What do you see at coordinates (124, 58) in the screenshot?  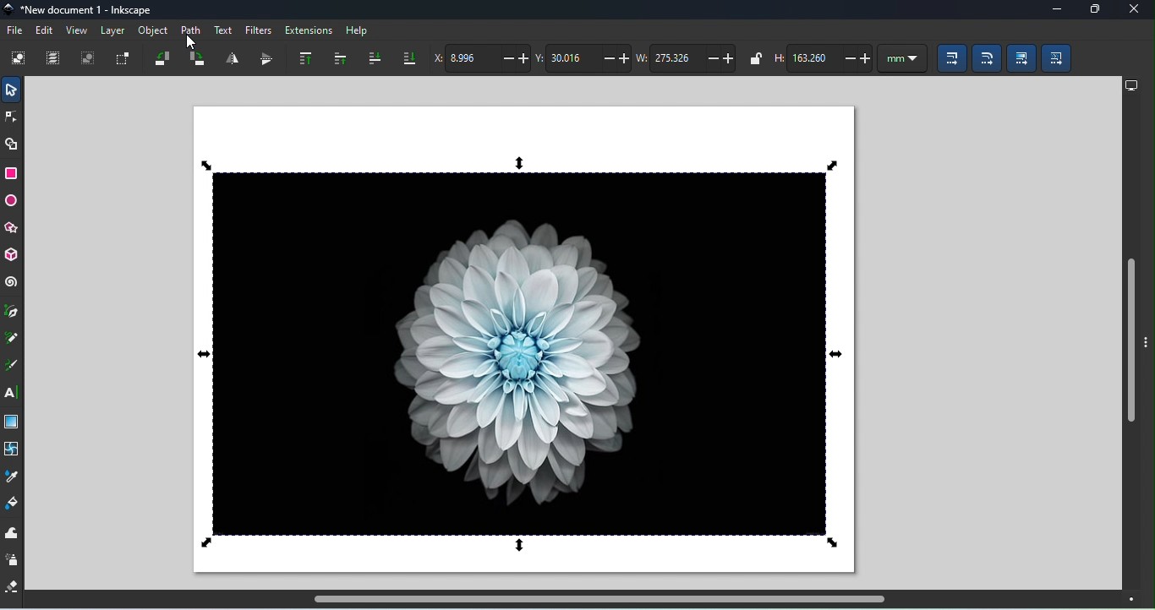 I see `Toggle selection box to select all touched objects` at bounding box center [124, 58].